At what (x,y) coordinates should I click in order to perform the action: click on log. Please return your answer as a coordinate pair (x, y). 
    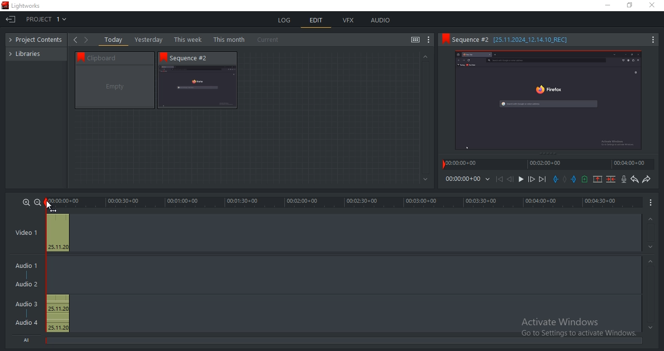
    Looking at the image, I should click on (285, 20).